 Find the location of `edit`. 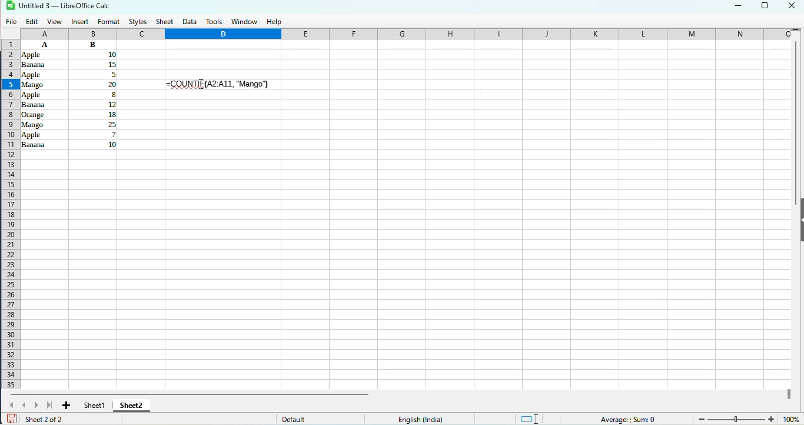

edit is located at coordinates (32, 22).